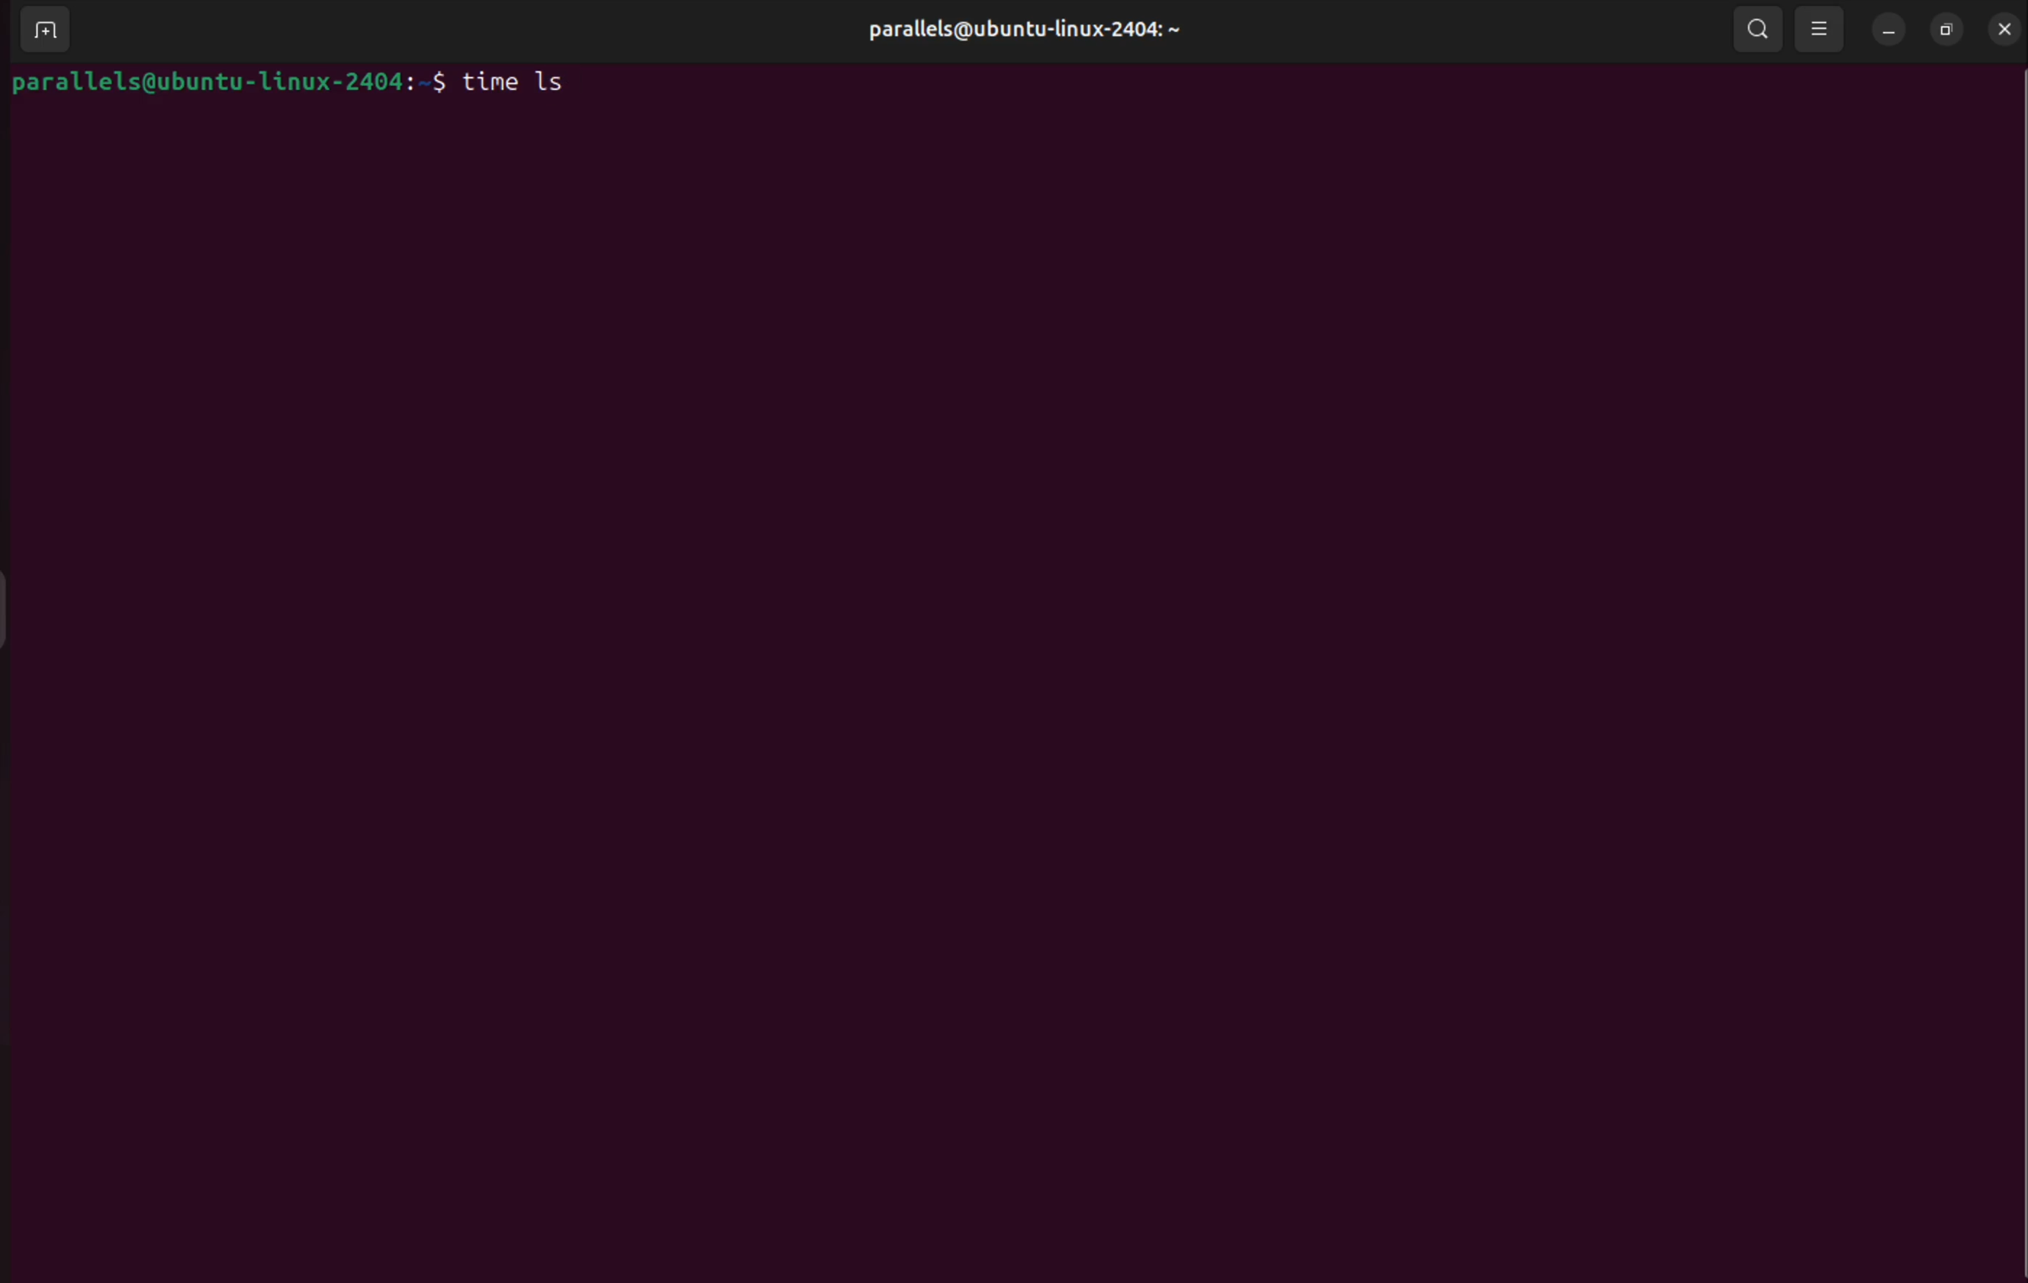 This screenshot has height=1283, width=2028. What do you see at coordinates (2015, 673) in the screenshot?
I see `Scrollbar` at bounding box center [2015, 673].